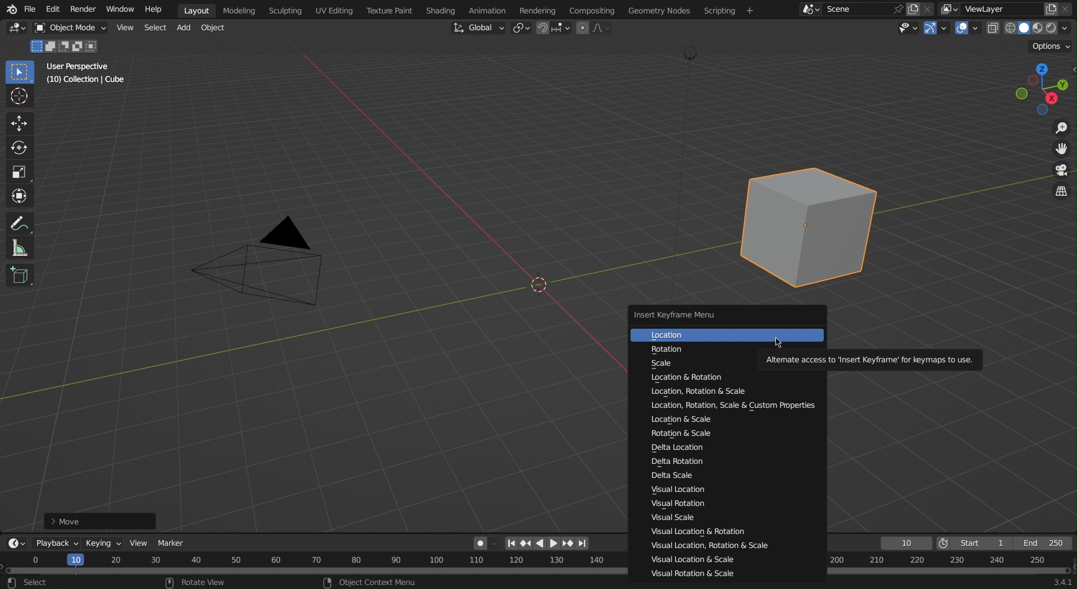 The width and height of the screenshot is (1077, 589). What do you see at coordinates (184, 29) in the screenshot?
I see `Add` at bounding box center [184, 29].